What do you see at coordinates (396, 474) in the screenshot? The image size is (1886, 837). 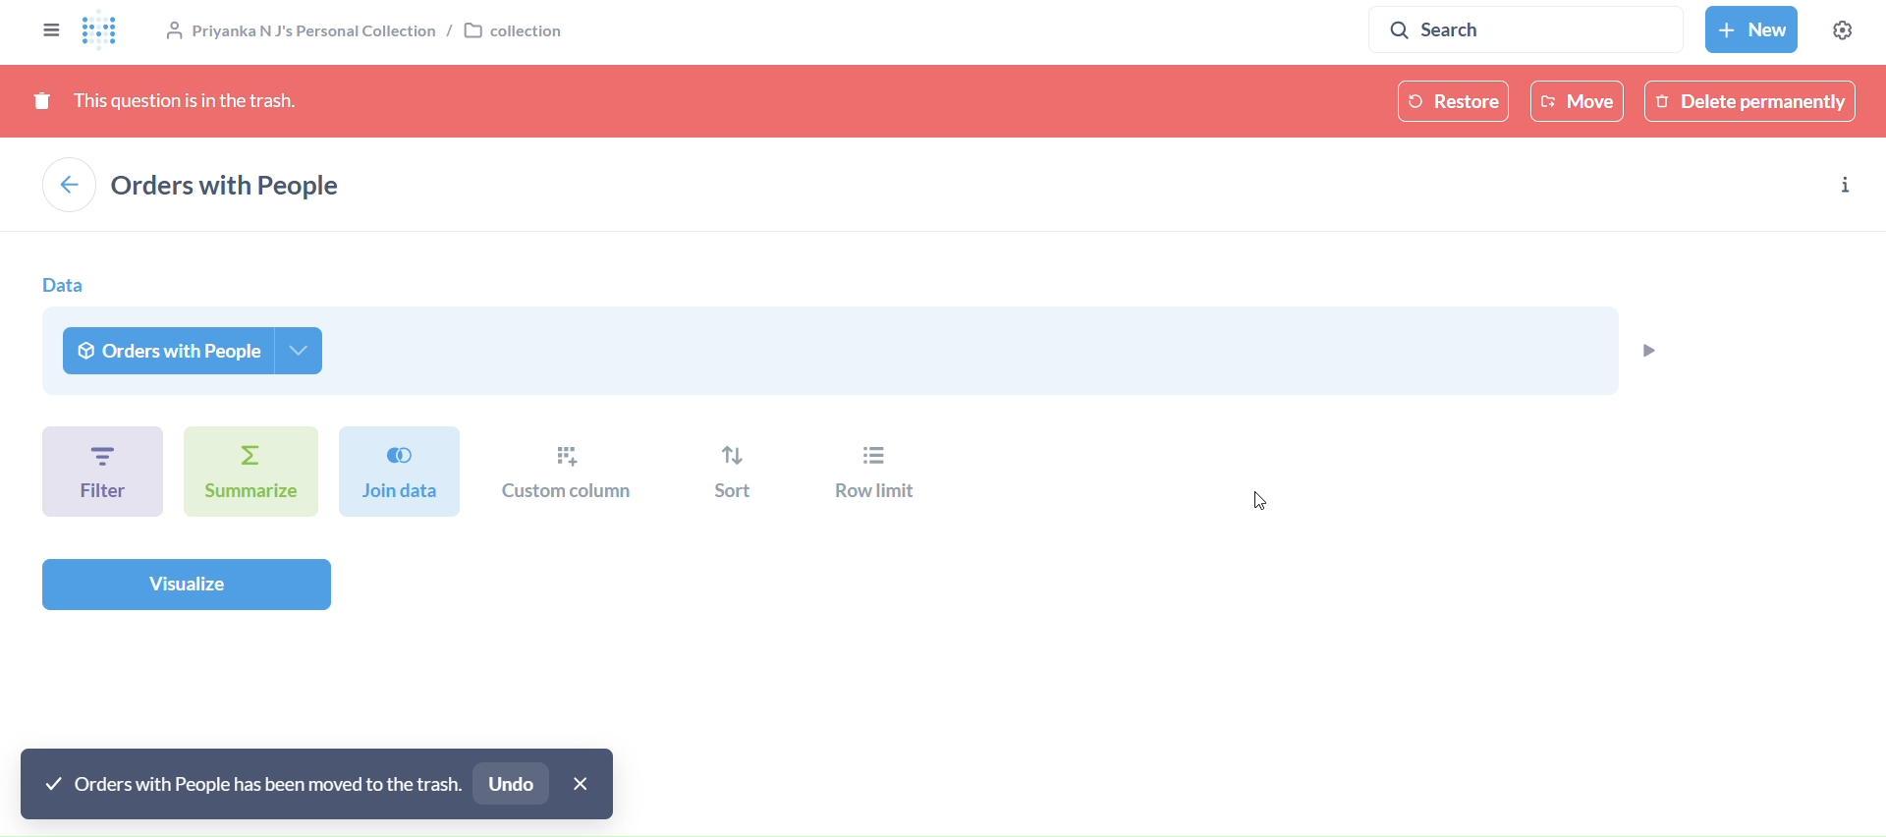 I see `join dat` at bounding box center [396, 474].